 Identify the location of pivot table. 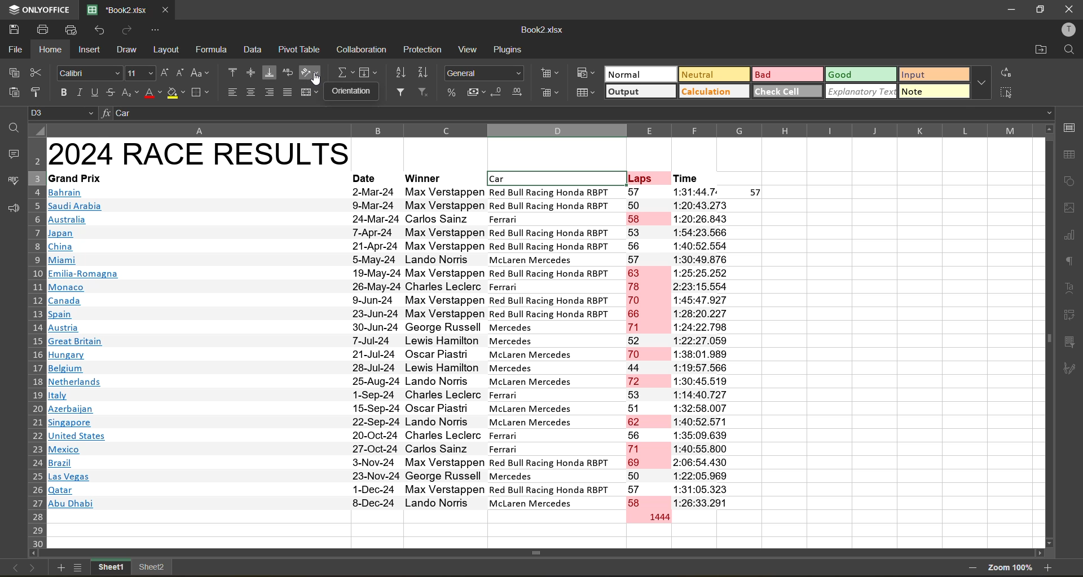
(1069, 314).